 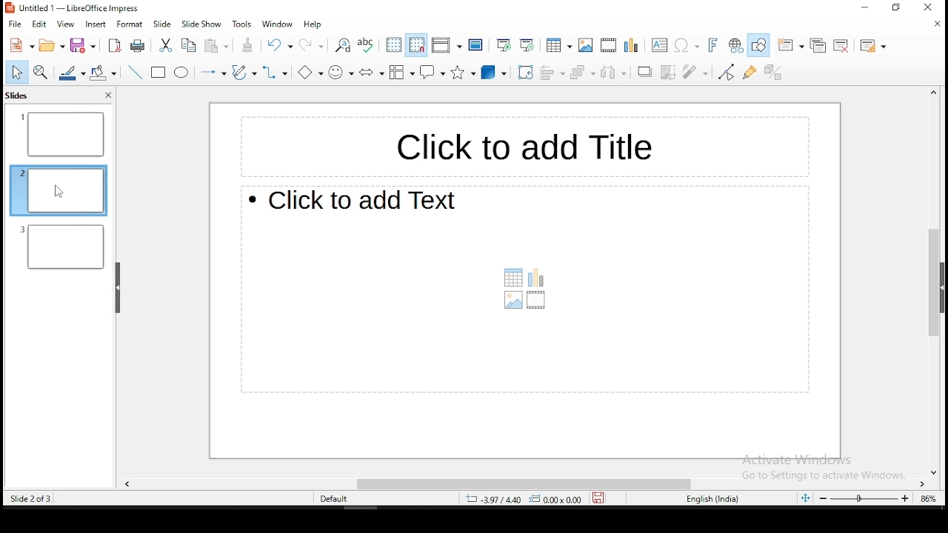 I want to click on mouse pointer, so click(x=59, y=192).